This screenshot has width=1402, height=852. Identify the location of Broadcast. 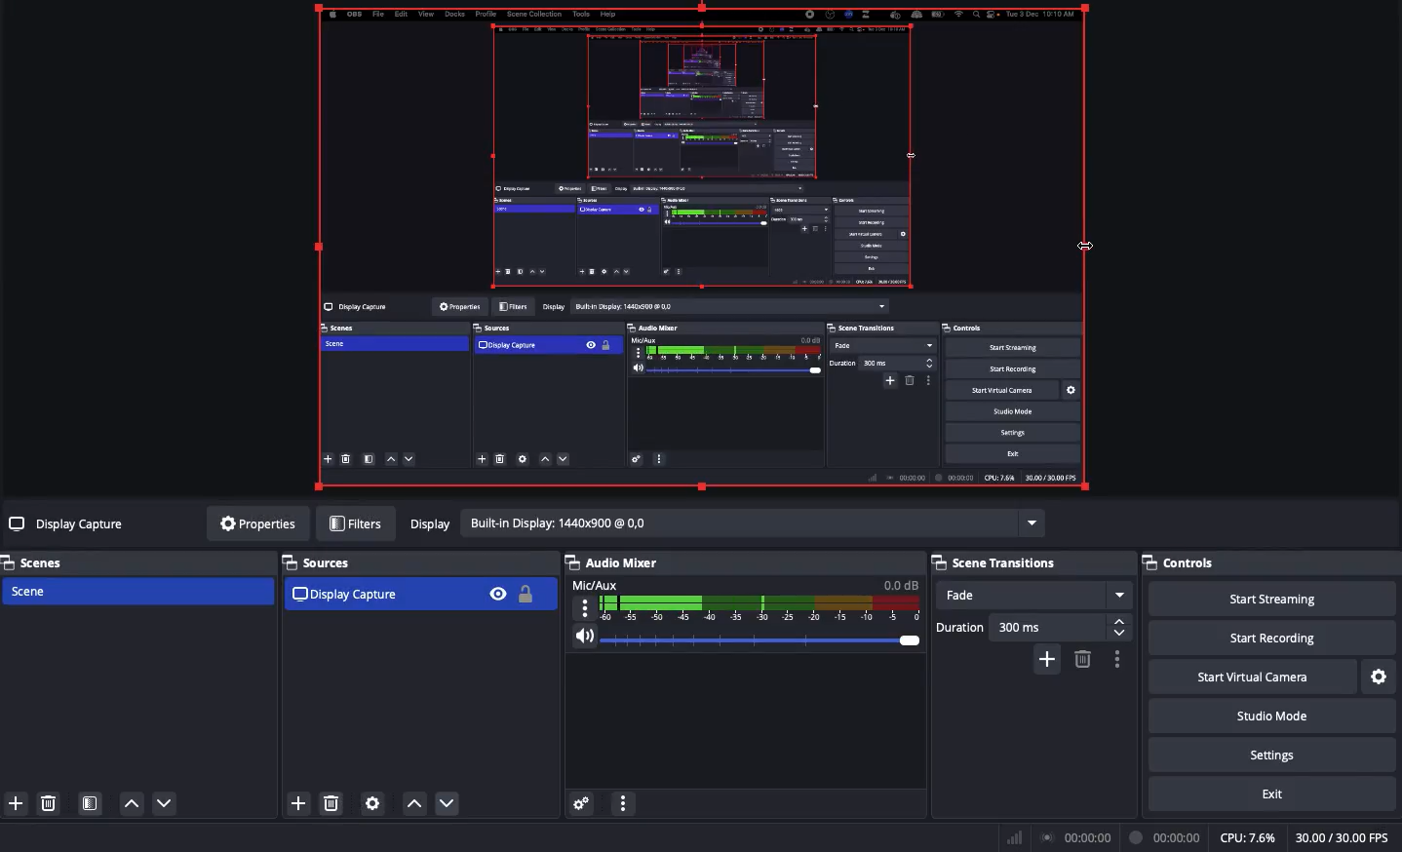
(1079, 838).